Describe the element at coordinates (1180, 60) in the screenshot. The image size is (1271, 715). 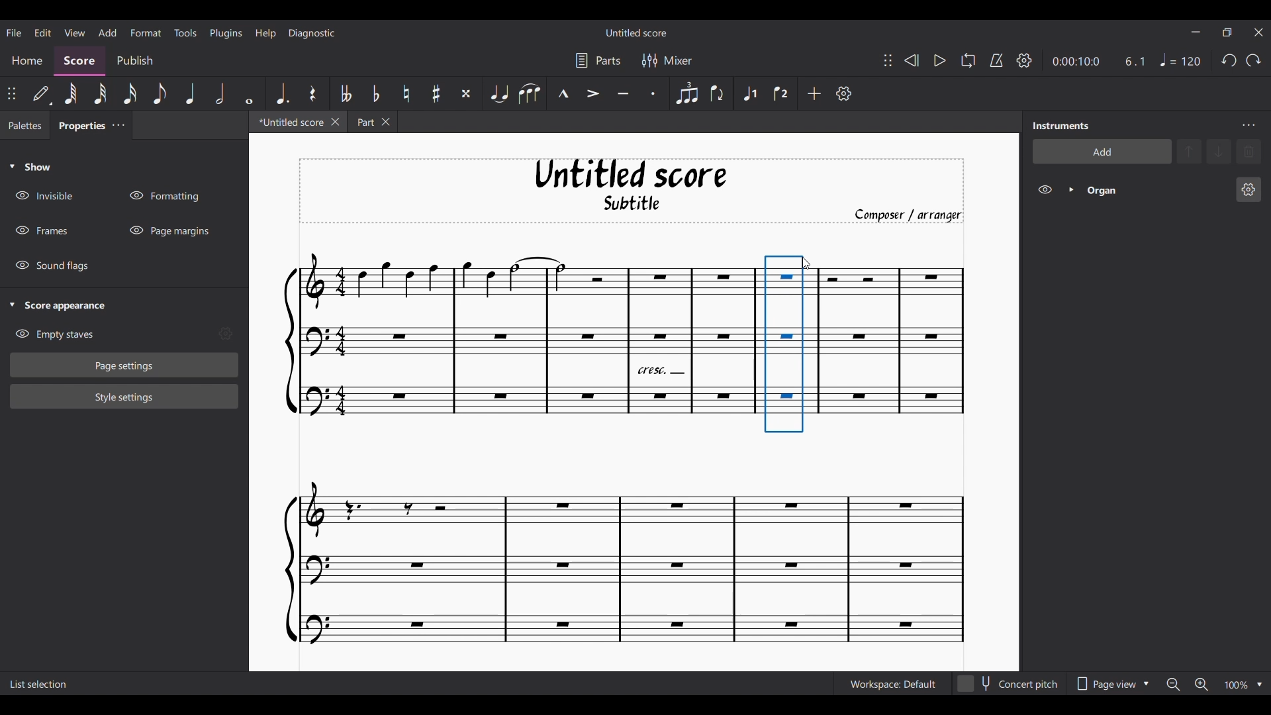
I see `Tempo` at that location.